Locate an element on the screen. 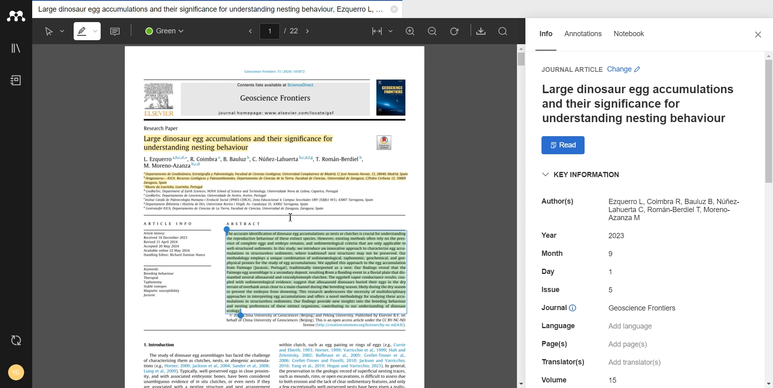 This screenshot has height=388, width=773. text section is located at coordinates (275, 360).